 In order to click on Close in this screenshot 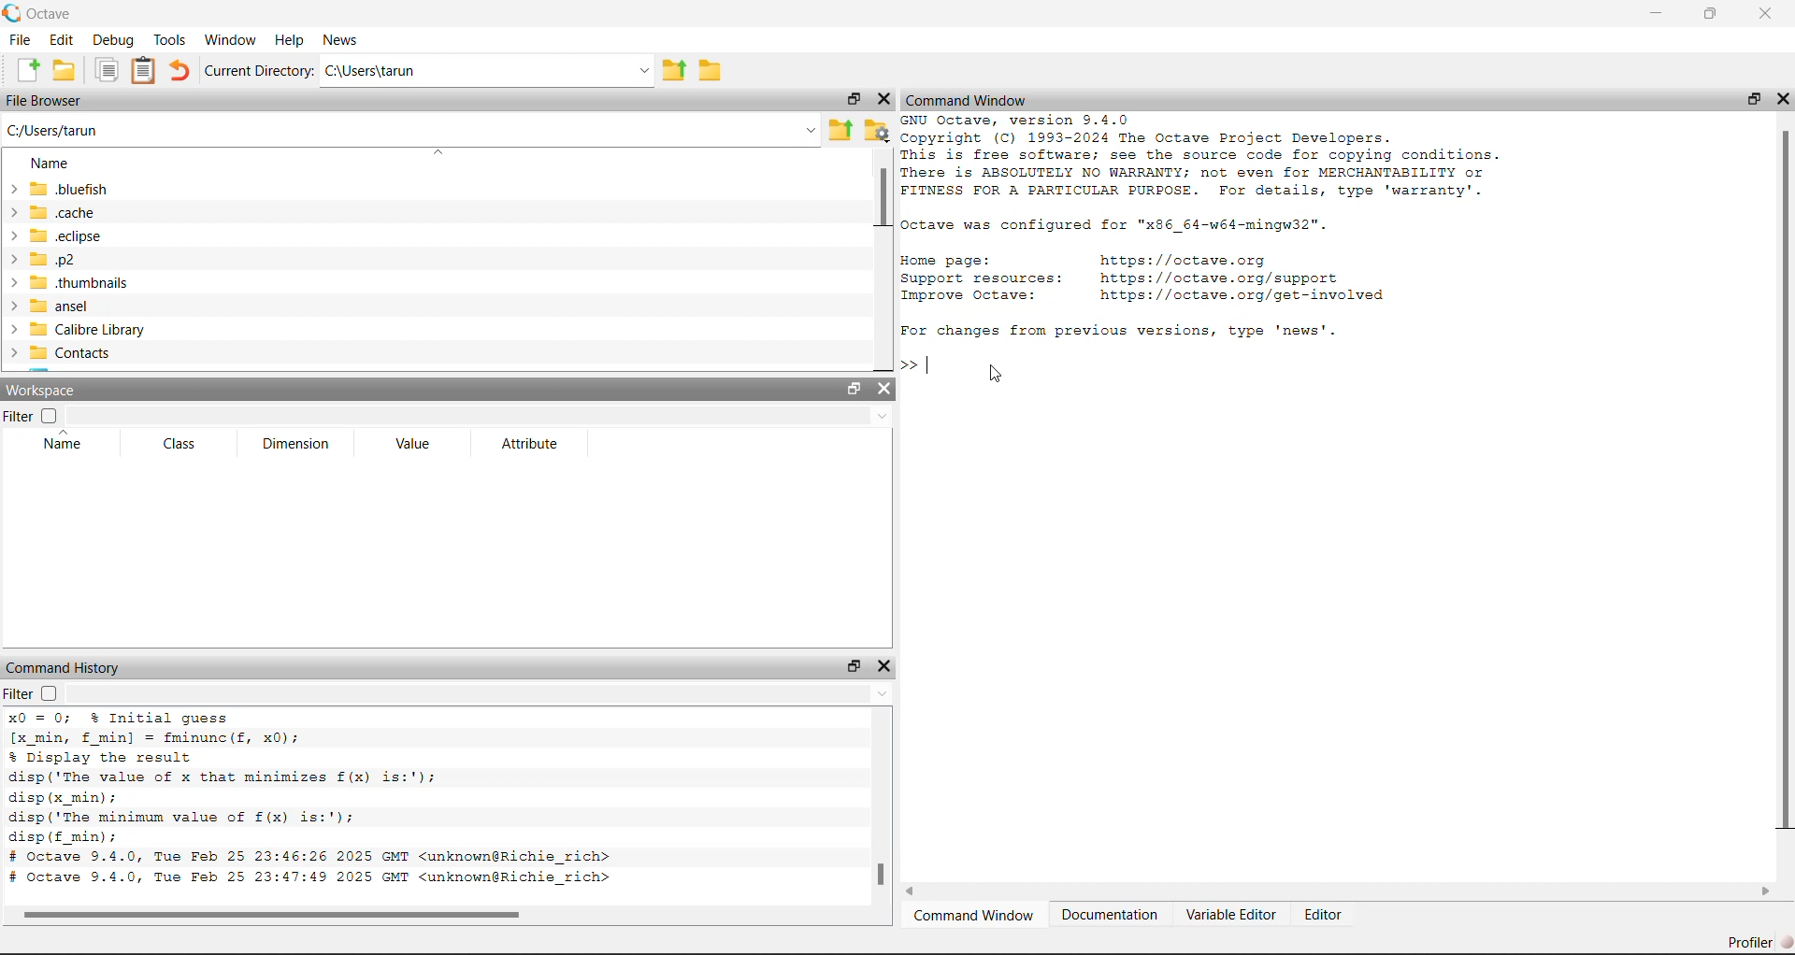, I will do `click(1763, 17)`.